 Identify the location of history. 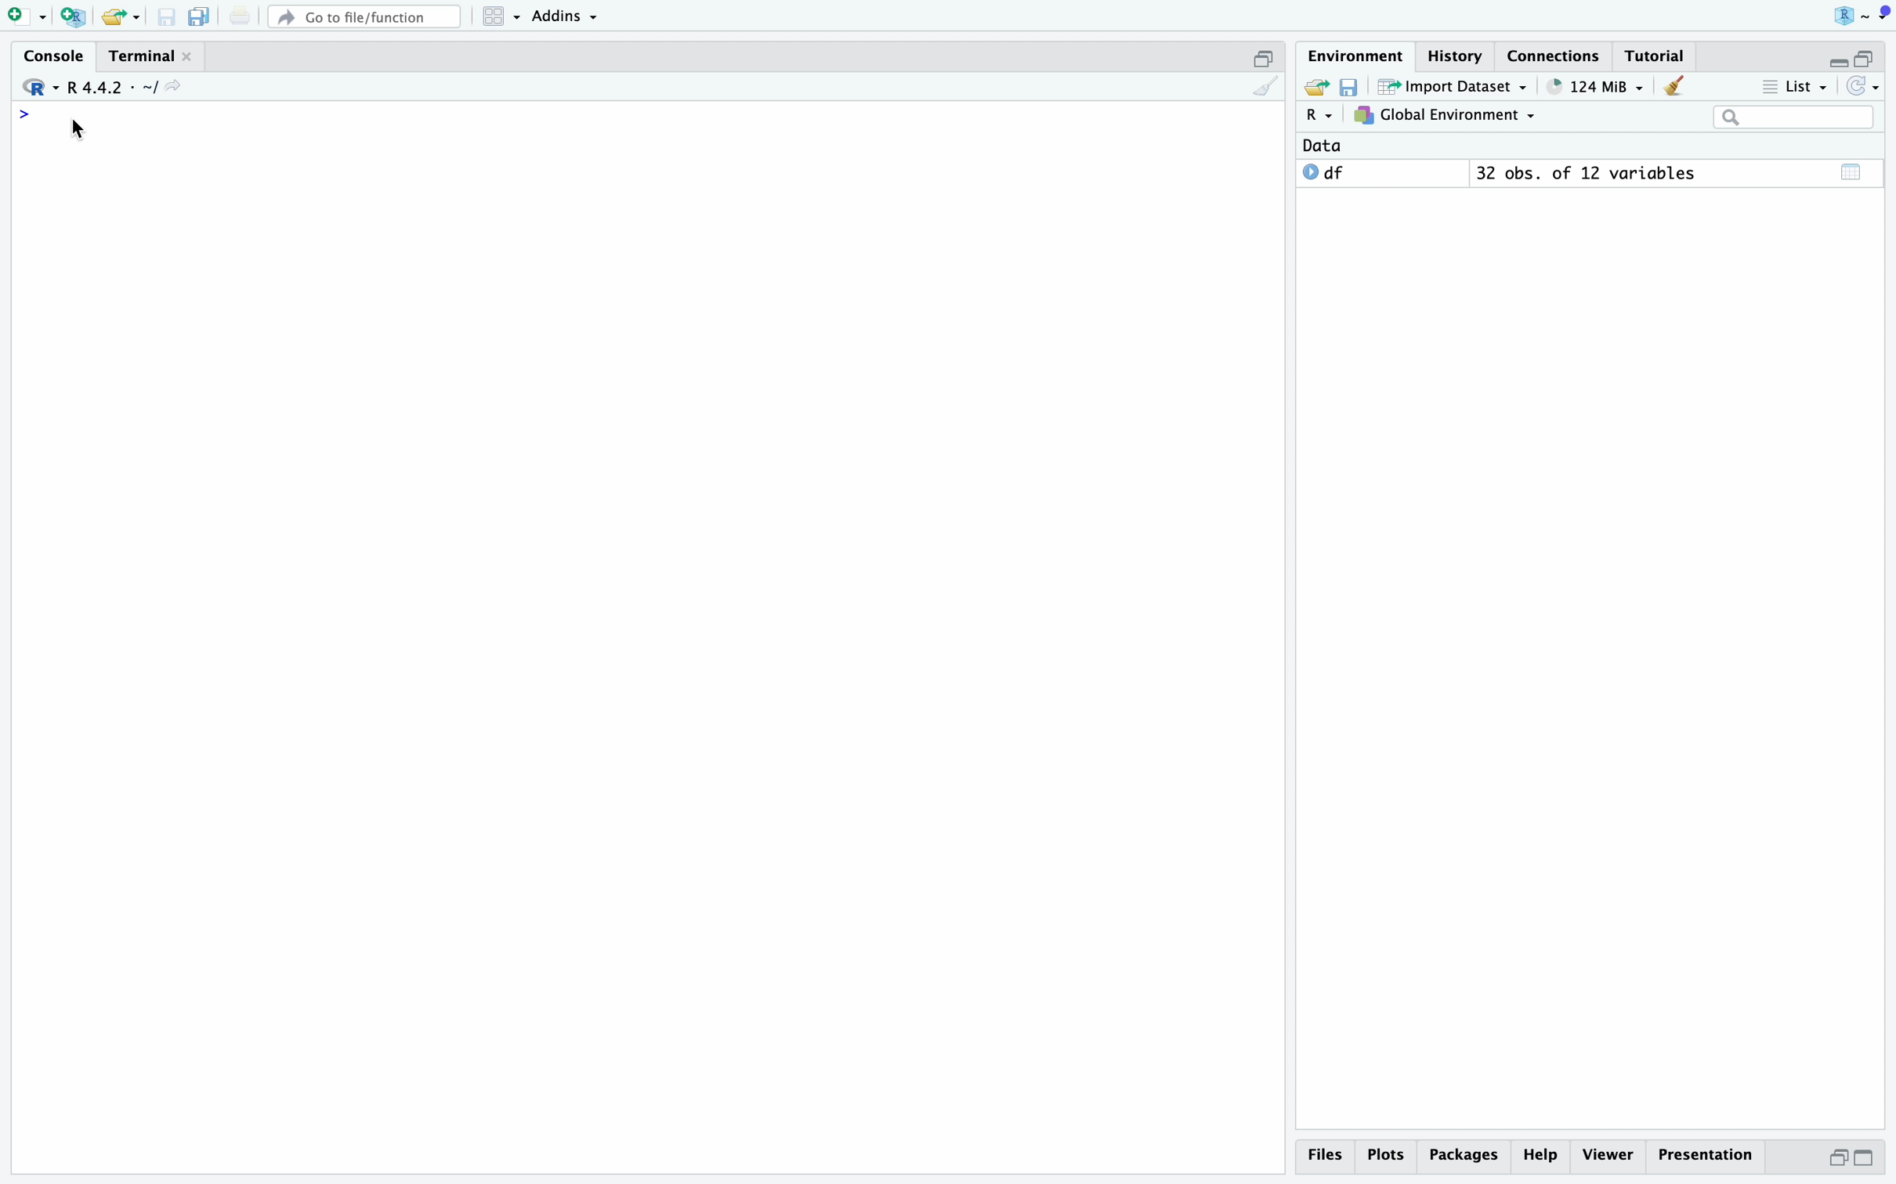
(1459, 56).